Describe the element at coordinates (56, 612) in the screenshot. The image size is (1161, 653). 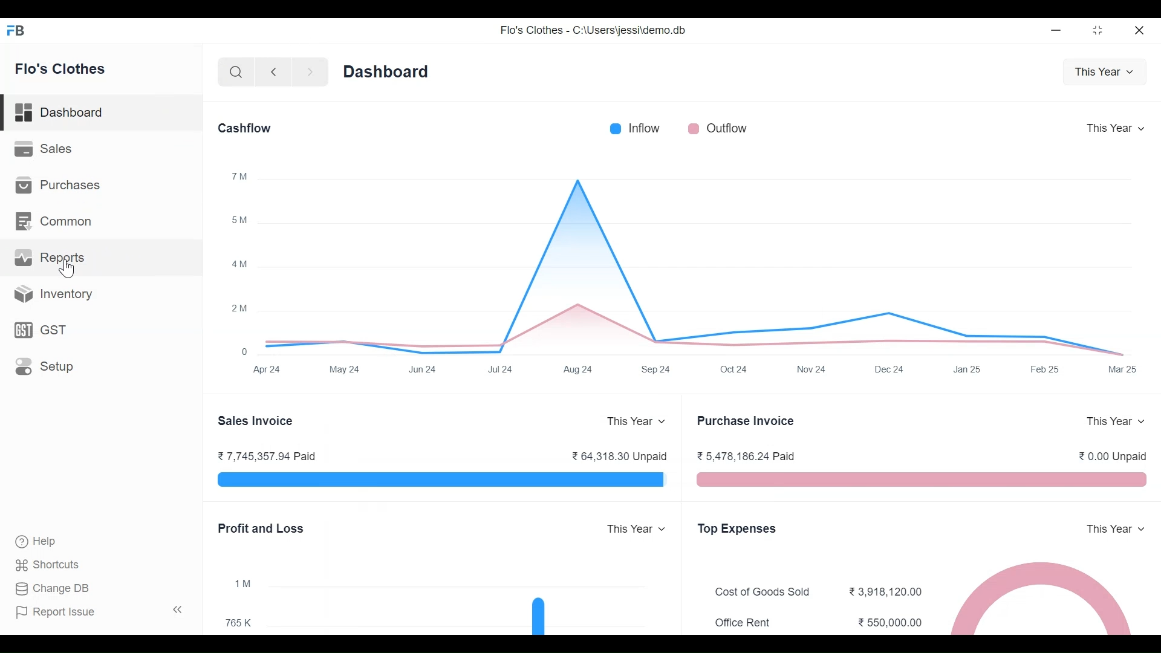
I see `Report Issue` at that location.